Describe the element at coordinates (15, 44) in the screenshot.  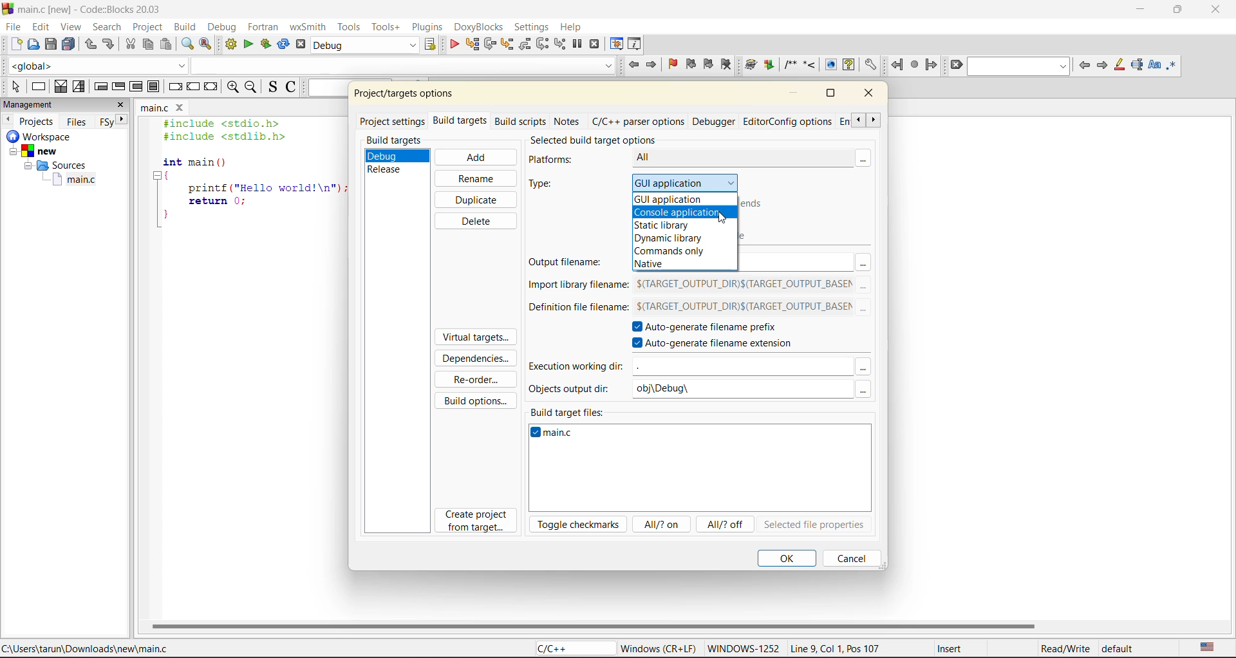
I see `new` at that location.